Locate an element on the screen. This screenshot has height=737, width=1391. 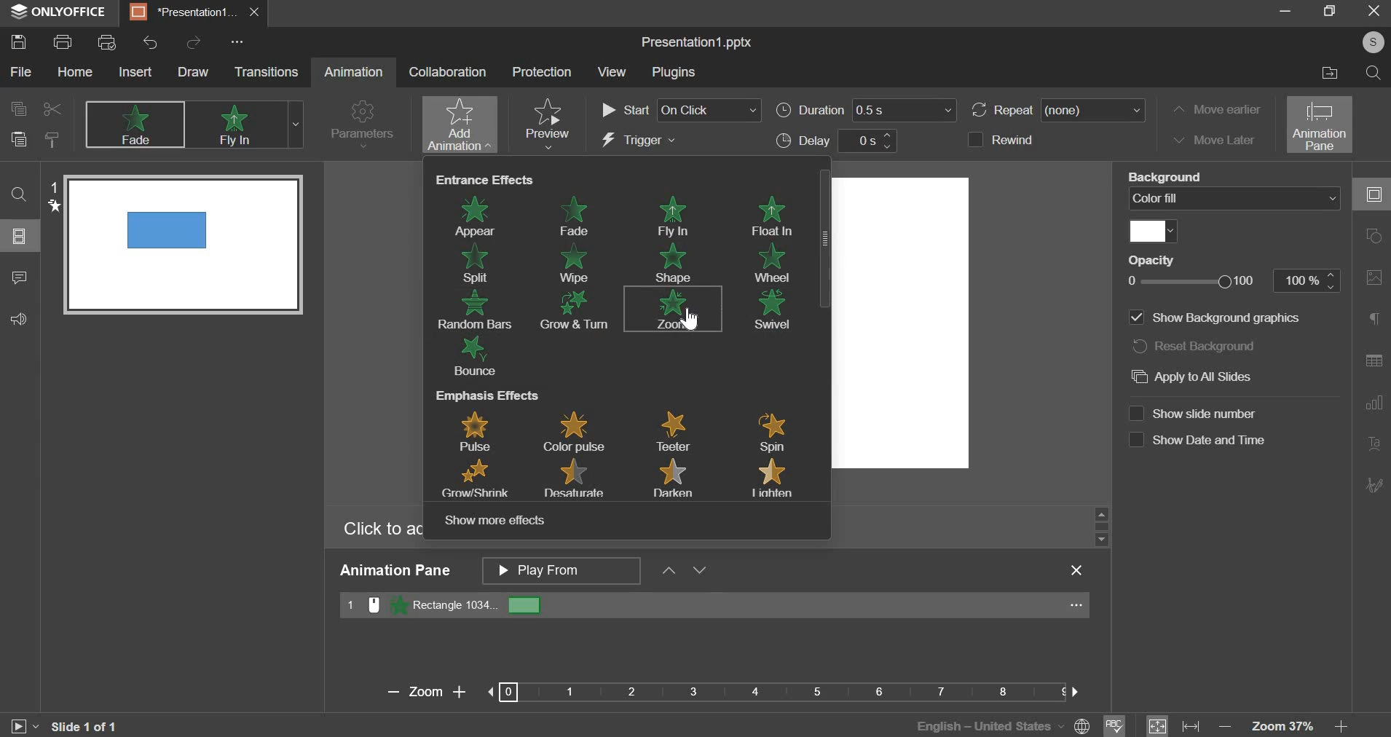
spell check is located at coordinates (1119, 723).